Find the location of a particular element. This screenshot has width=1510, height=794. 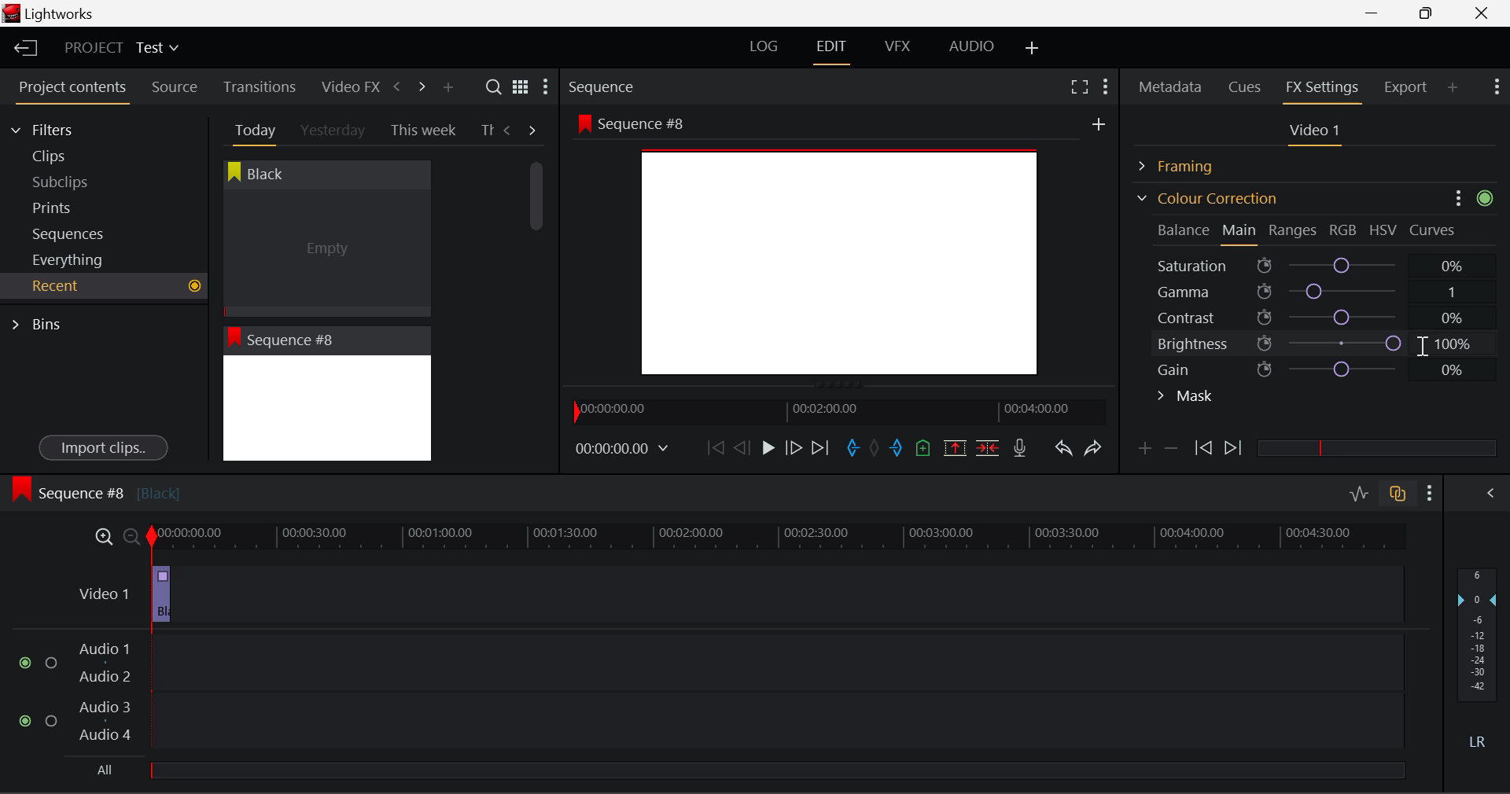

Undo is located at coordinates (1063, 451).